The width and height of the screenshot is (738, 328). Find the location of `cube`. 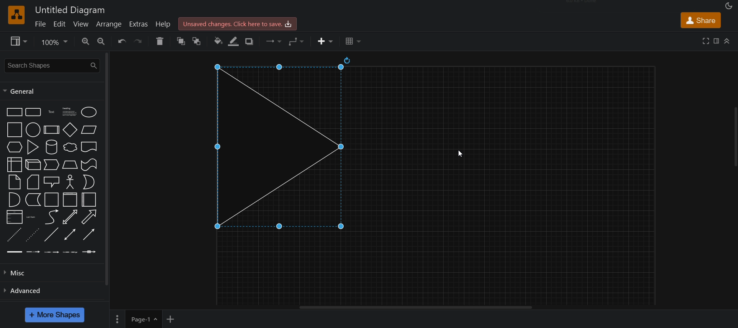

cube is located at coordinates (34, 165).